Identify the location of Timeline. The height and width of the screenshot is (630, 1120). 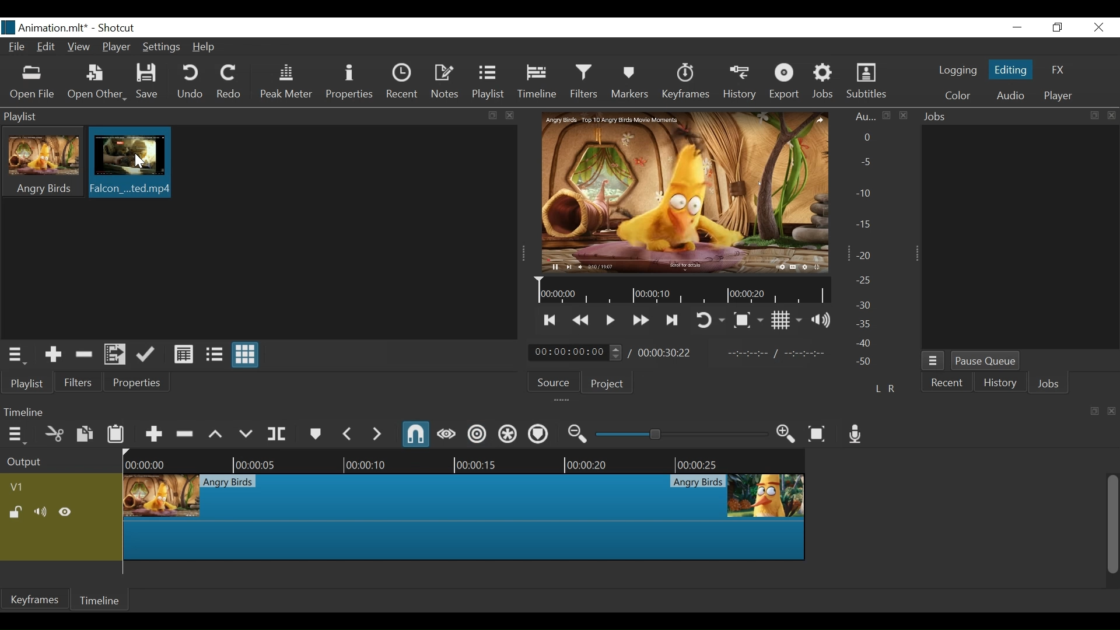
(467, 461).